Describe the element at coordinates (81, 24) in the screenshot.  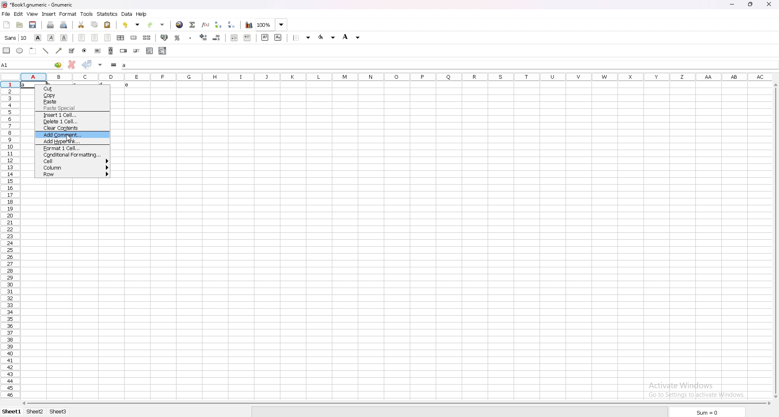
I see `cut` at that location.